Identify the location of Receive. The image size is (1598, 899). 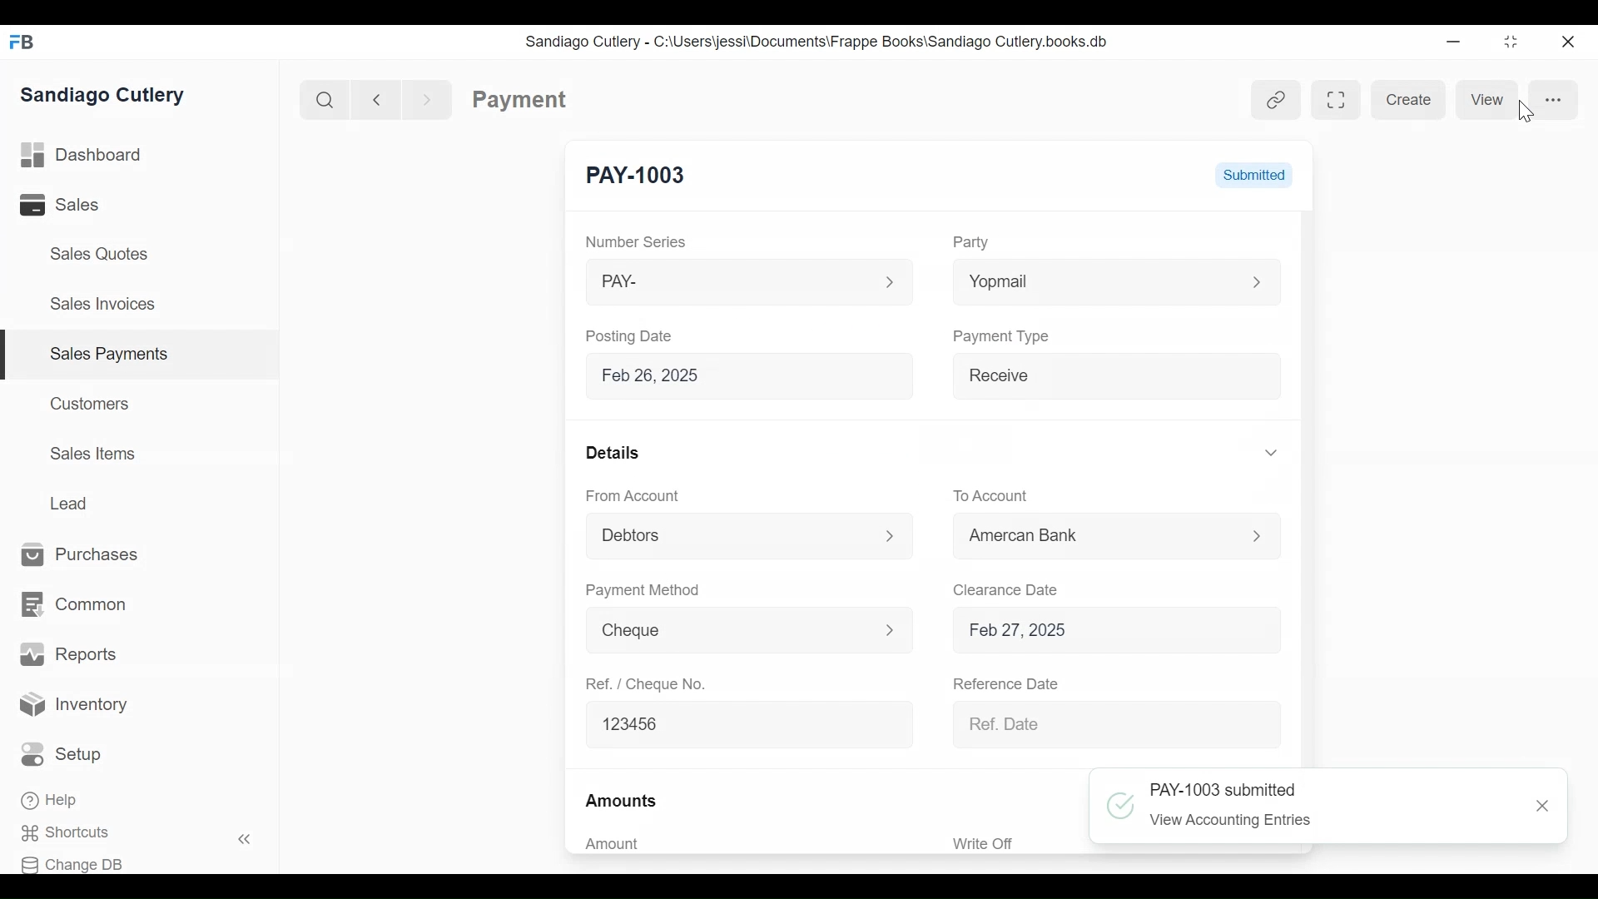
(1114, 377).